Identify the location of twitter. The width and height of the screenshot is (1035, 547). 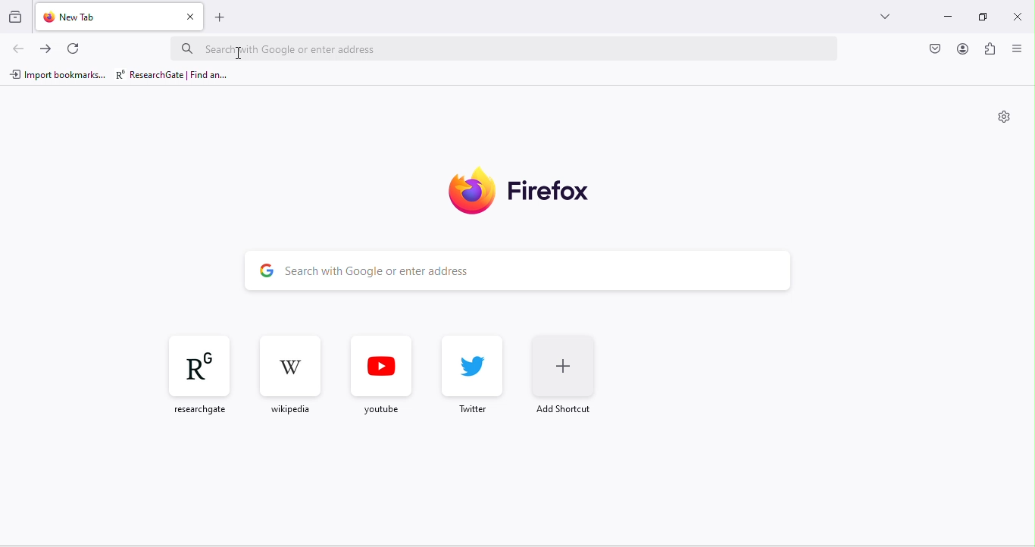
(467, 374).